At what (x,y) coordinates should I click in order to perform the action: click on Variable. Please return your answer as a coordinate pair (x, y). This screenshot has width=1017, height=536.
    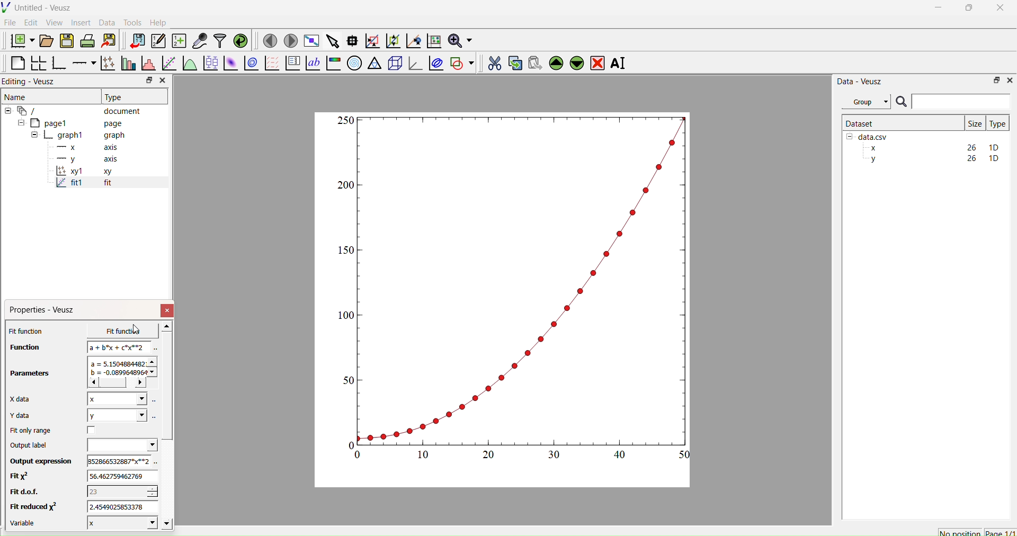
    Looking at the image, I should click on (28, 524).